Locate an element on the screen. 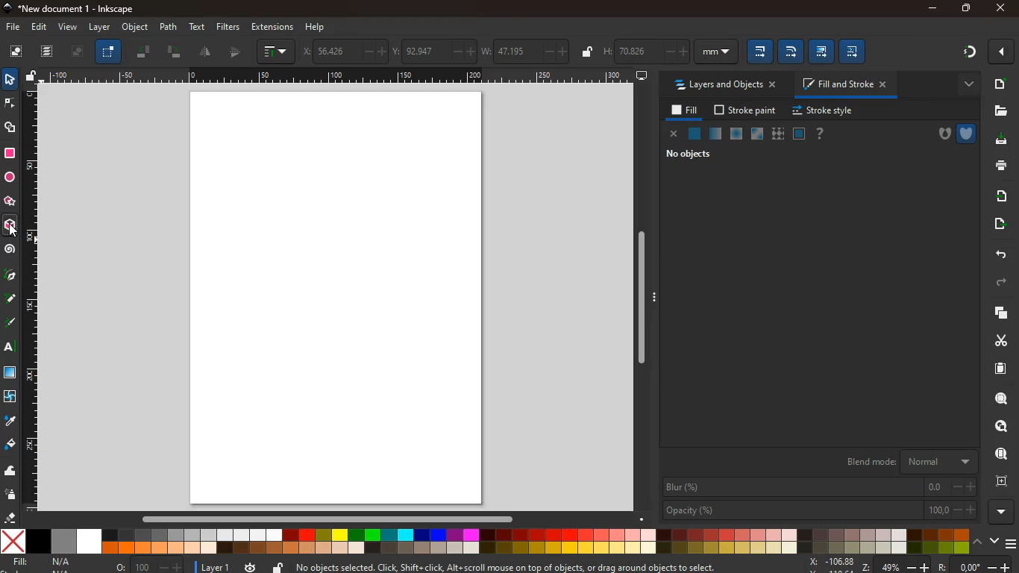 The width and height of the screenshot is (1019, 573). spray is located at coordinates (11, 495).